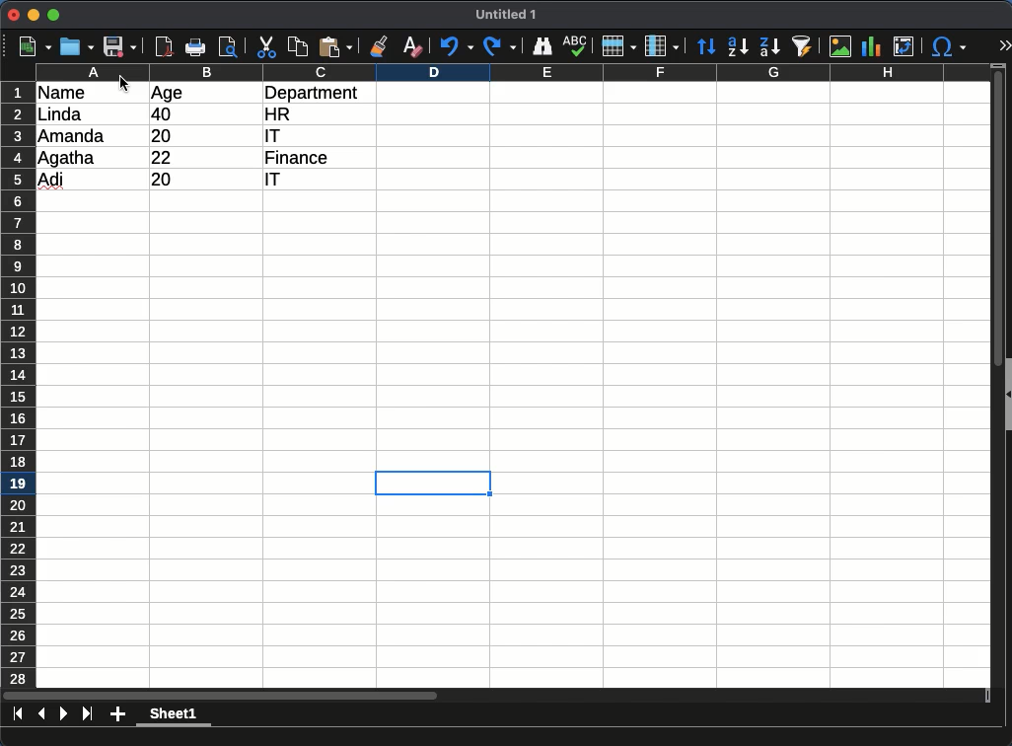 The image size is (1012, 746). Describe the element at coordinates (948, 46) in the screenshot. I see `special character` at that location.